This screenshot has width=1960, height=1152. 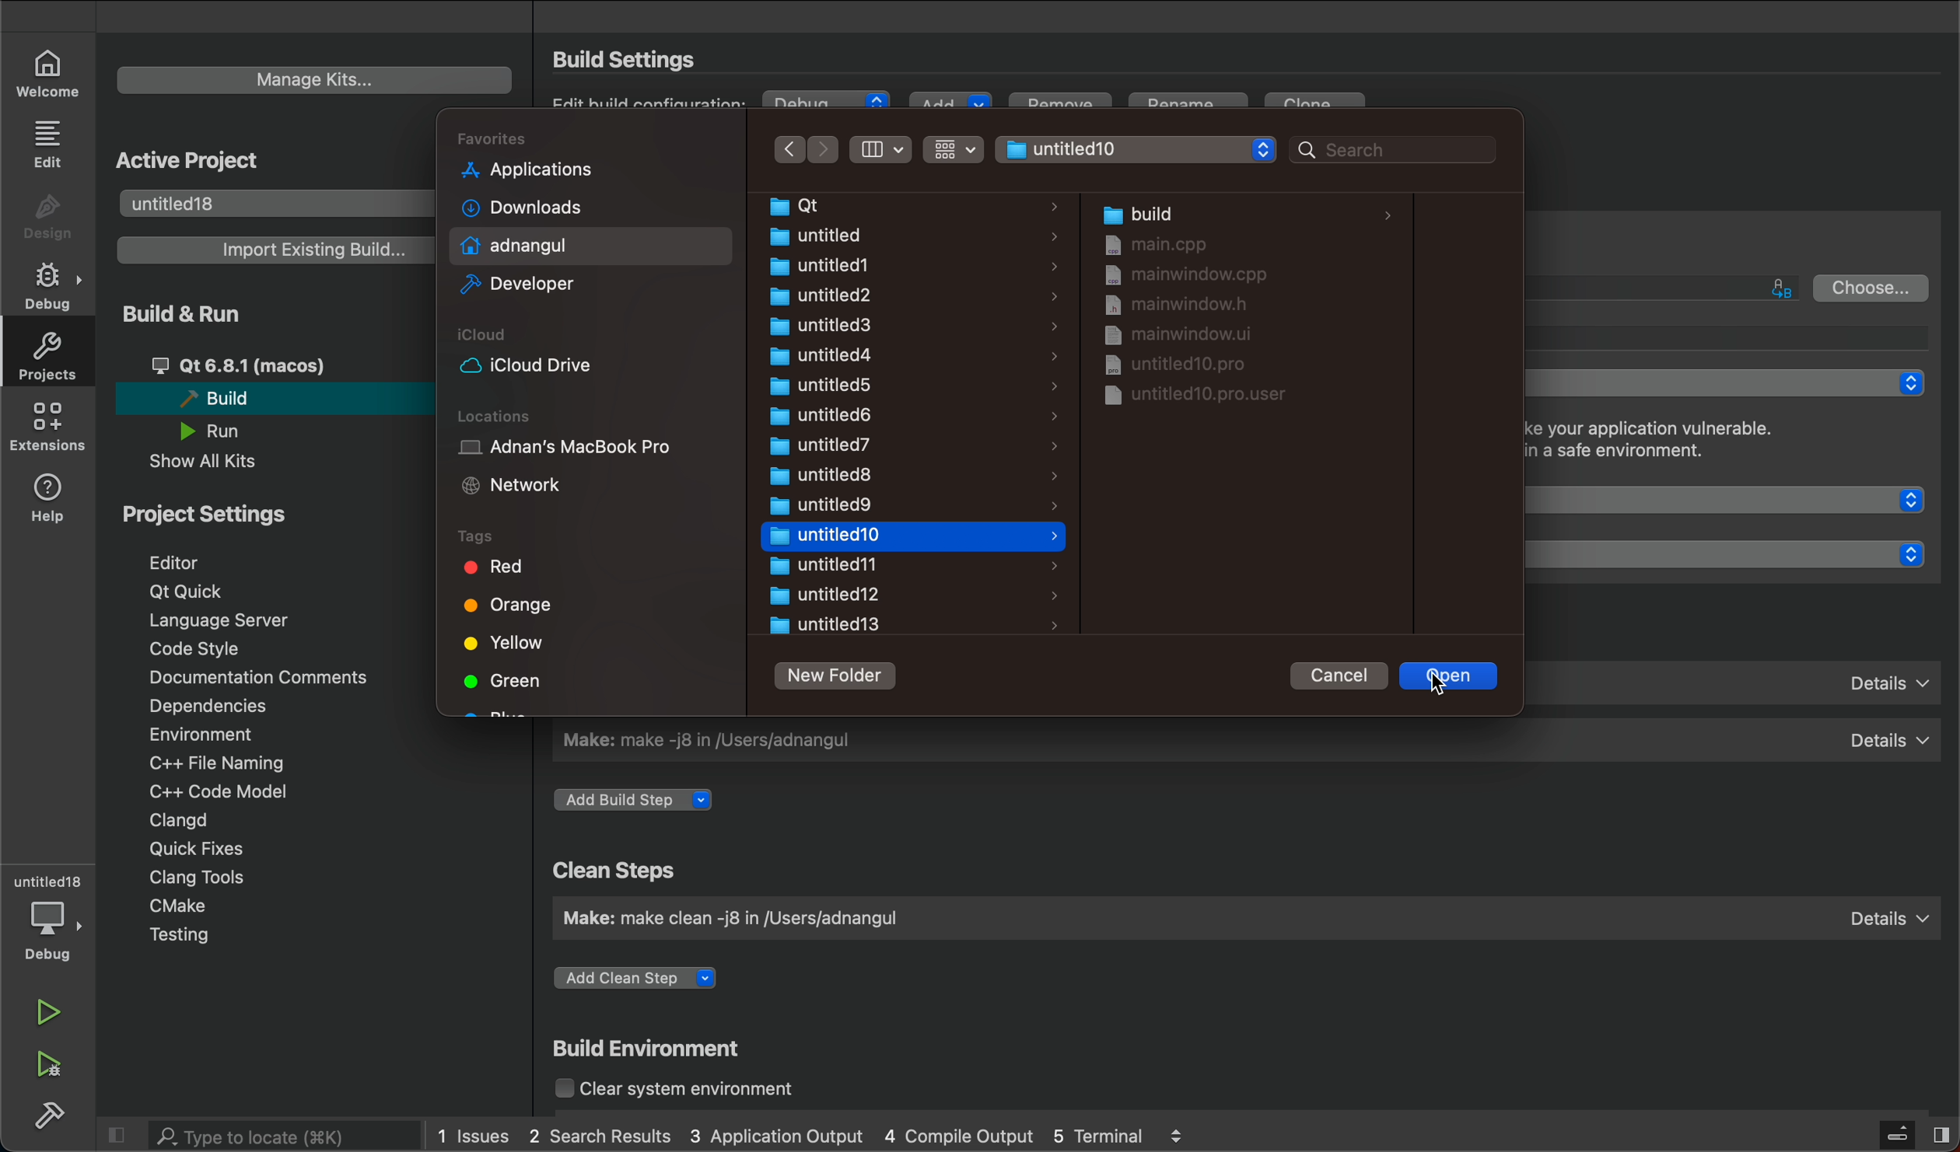 I want to click on Qt, so click(x=898, y=204).